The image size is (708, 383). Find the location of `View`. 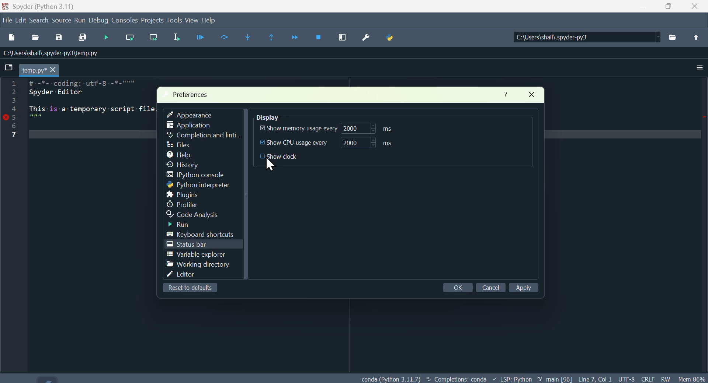

View is located at coordinates (192, 20).